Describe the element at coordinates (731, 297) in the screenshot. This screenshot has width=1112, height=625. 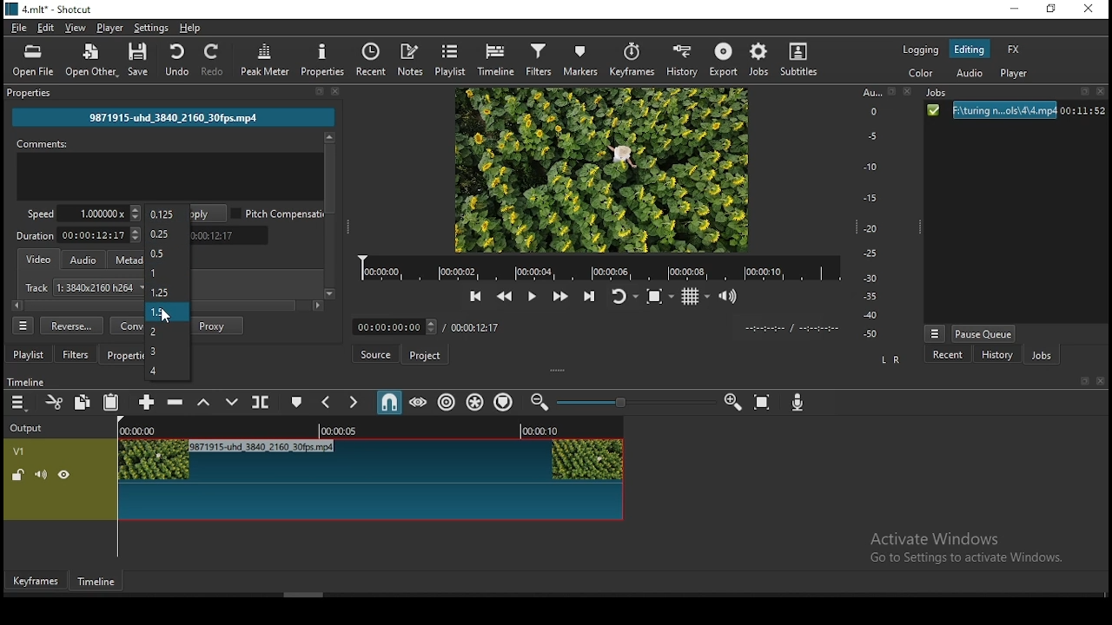
I see `show volume control` at that location.